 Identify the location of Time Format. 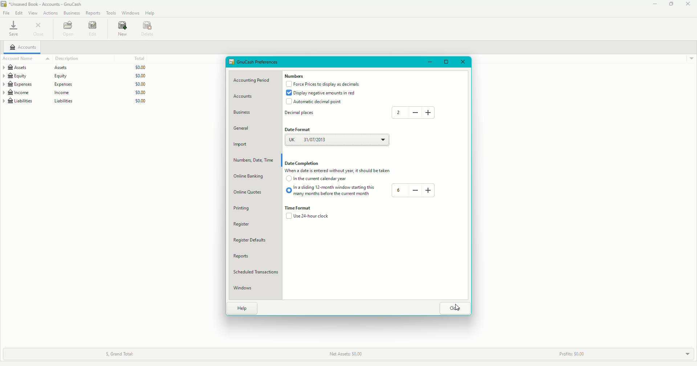
(301, 208).